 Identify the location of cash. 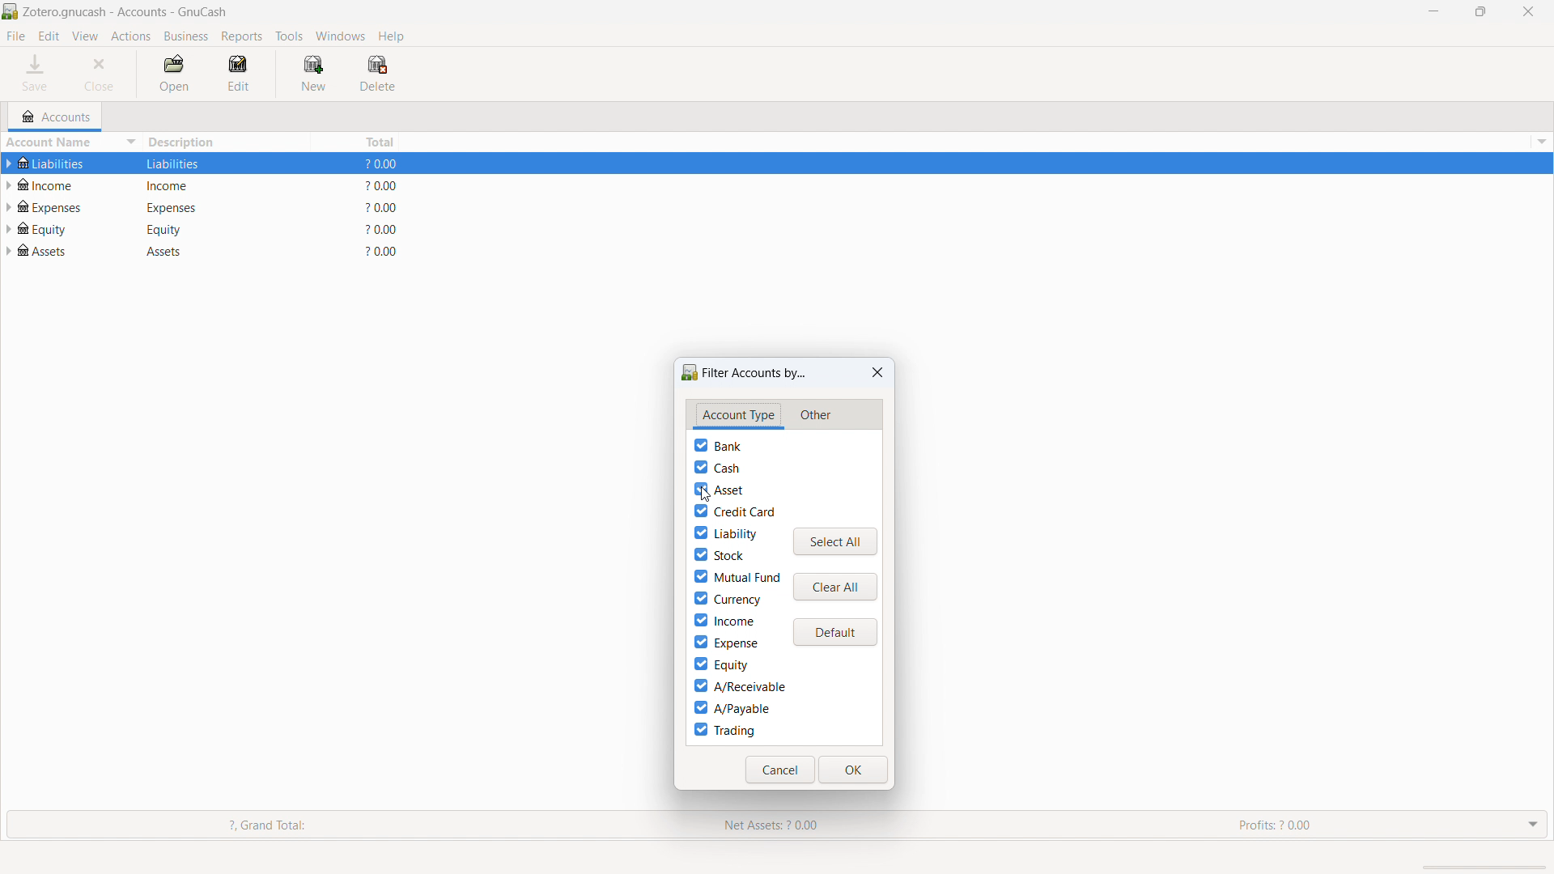
(717, 467).